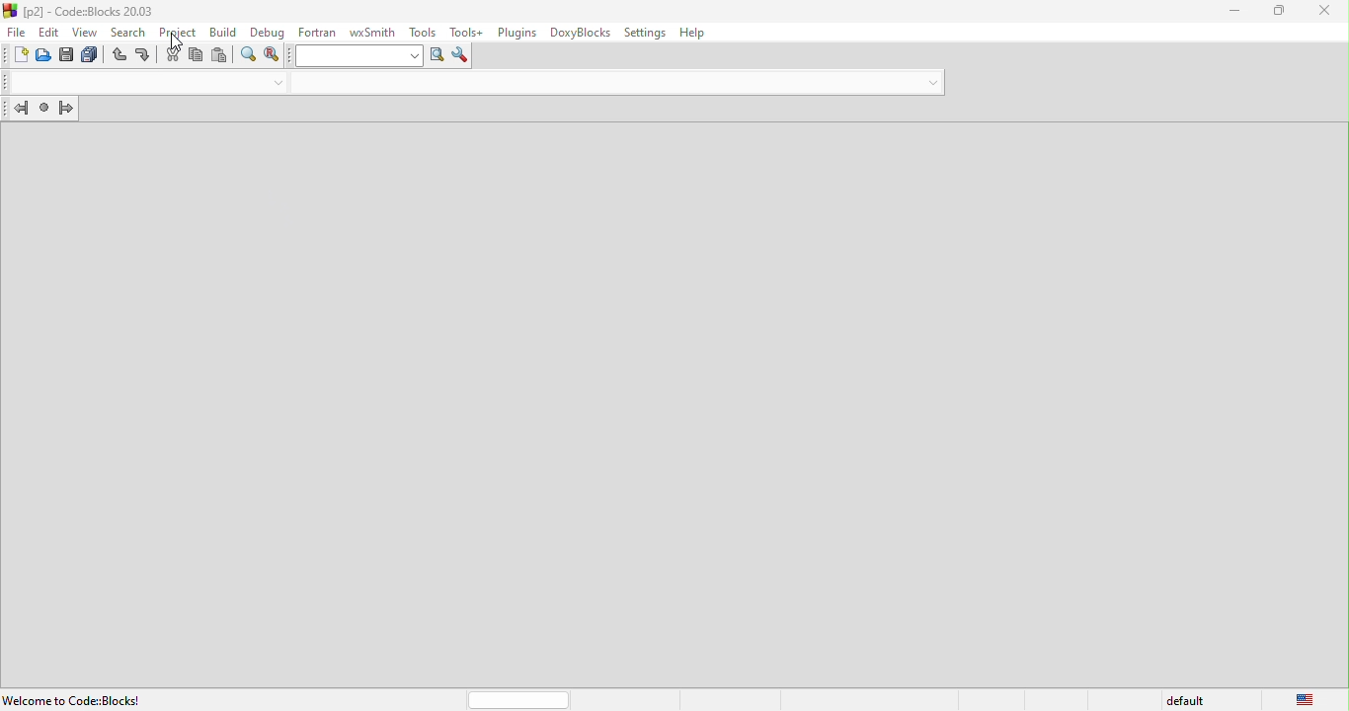 The height and width of the screenshot is (711, 1349). I want to click on copy, so click(197, 58).